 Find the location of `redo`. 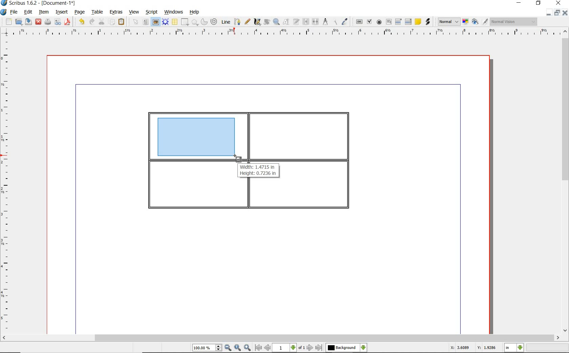

redo is located at coordinates (91, 21).